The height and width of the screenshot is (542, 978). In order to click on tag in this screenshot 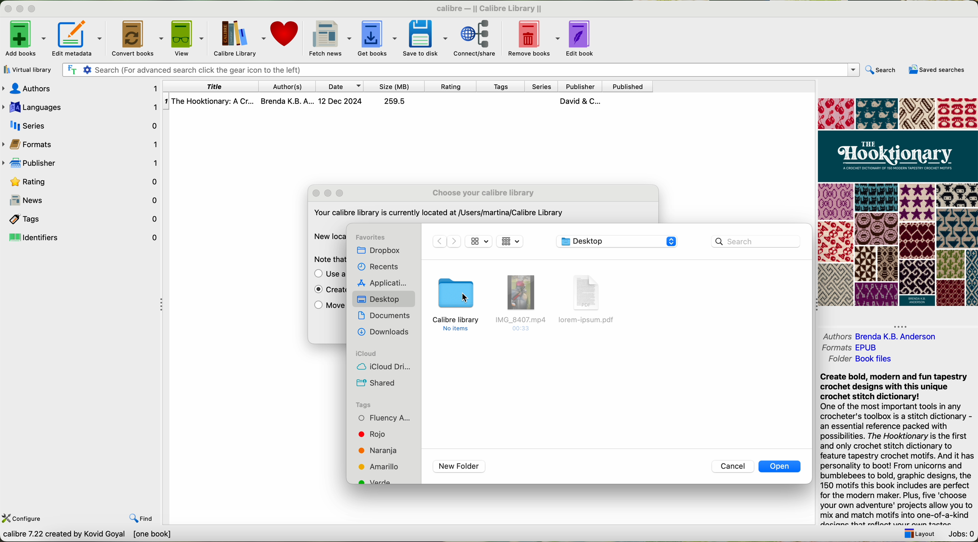, I will do `click(379, 451)`.